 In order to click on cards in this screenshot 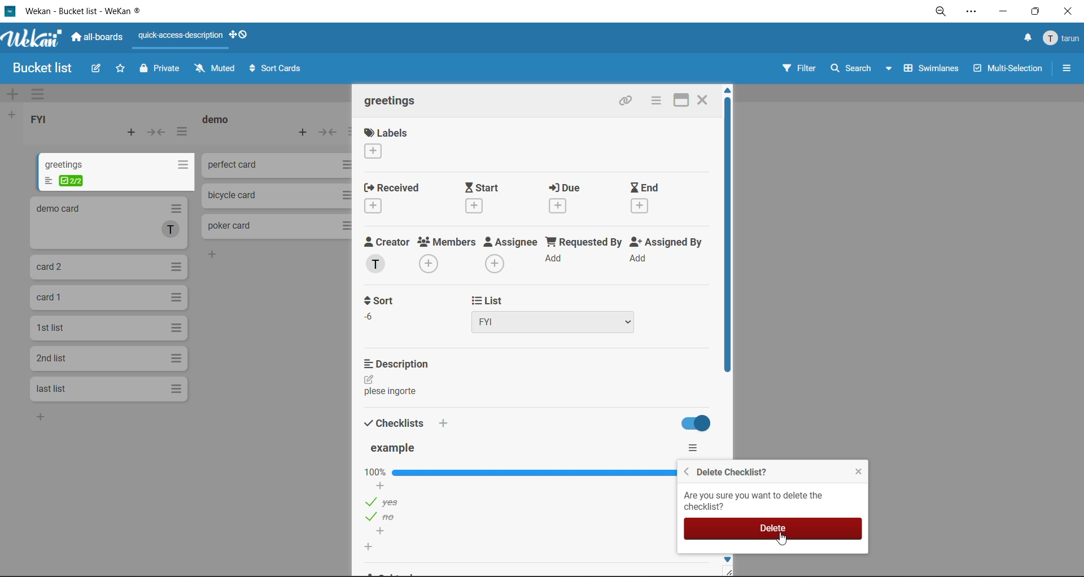, I will do `click(107, 359)`.